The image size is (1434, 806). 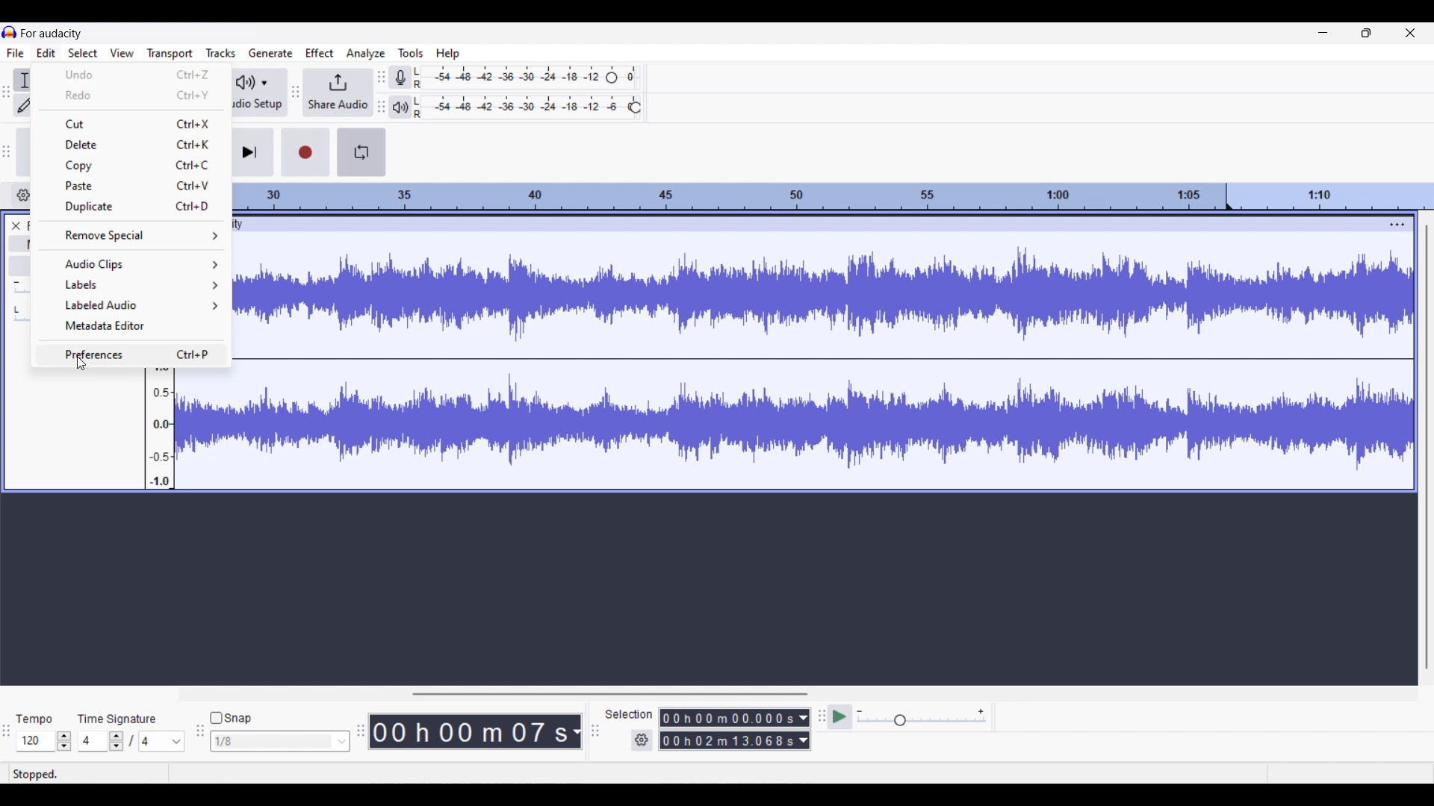 I want to click on Horizontal slide bar, so click(x=609, y=694).